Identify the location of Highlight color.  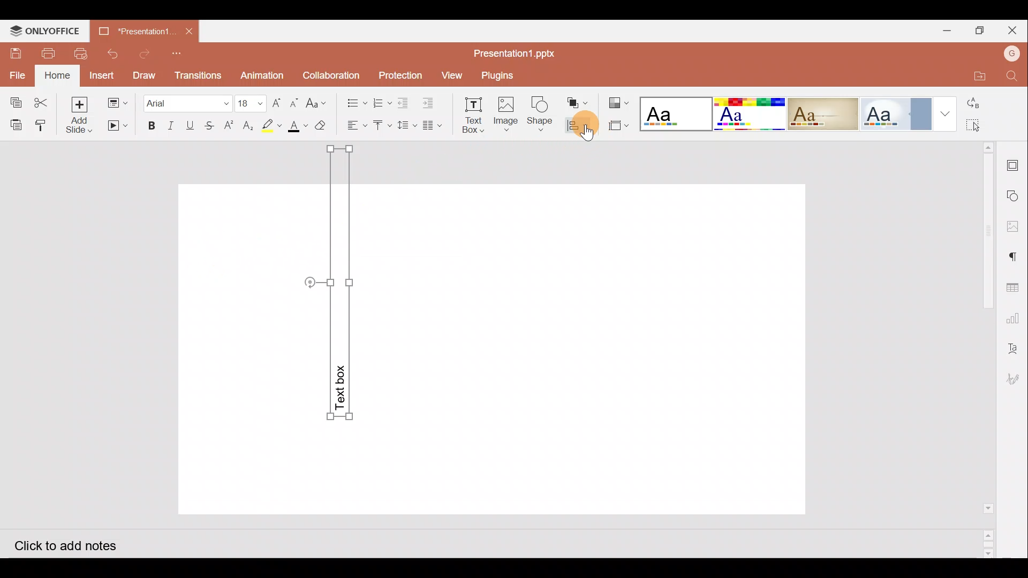
(269, 125).